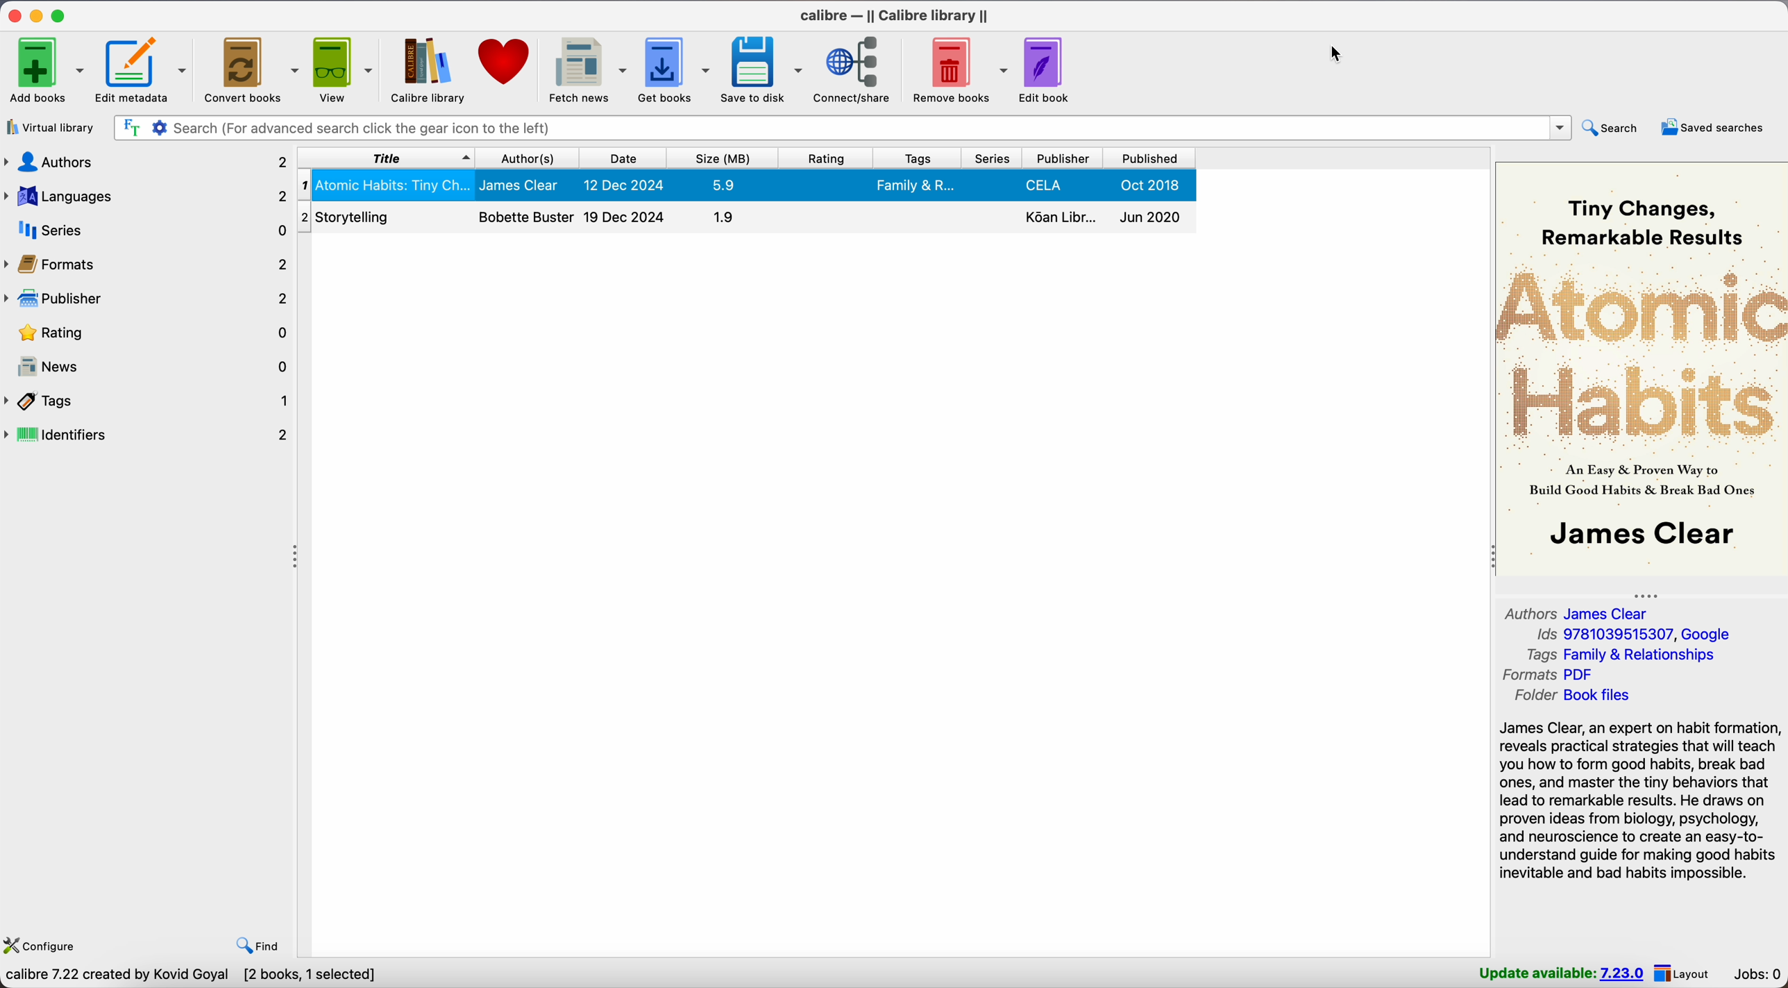 The width and height of the screenshot is (1788, 988). What do you see at coordinates (144, 71) in the screenshot?
I see `edit metadata` at bounding box center [144, 71].